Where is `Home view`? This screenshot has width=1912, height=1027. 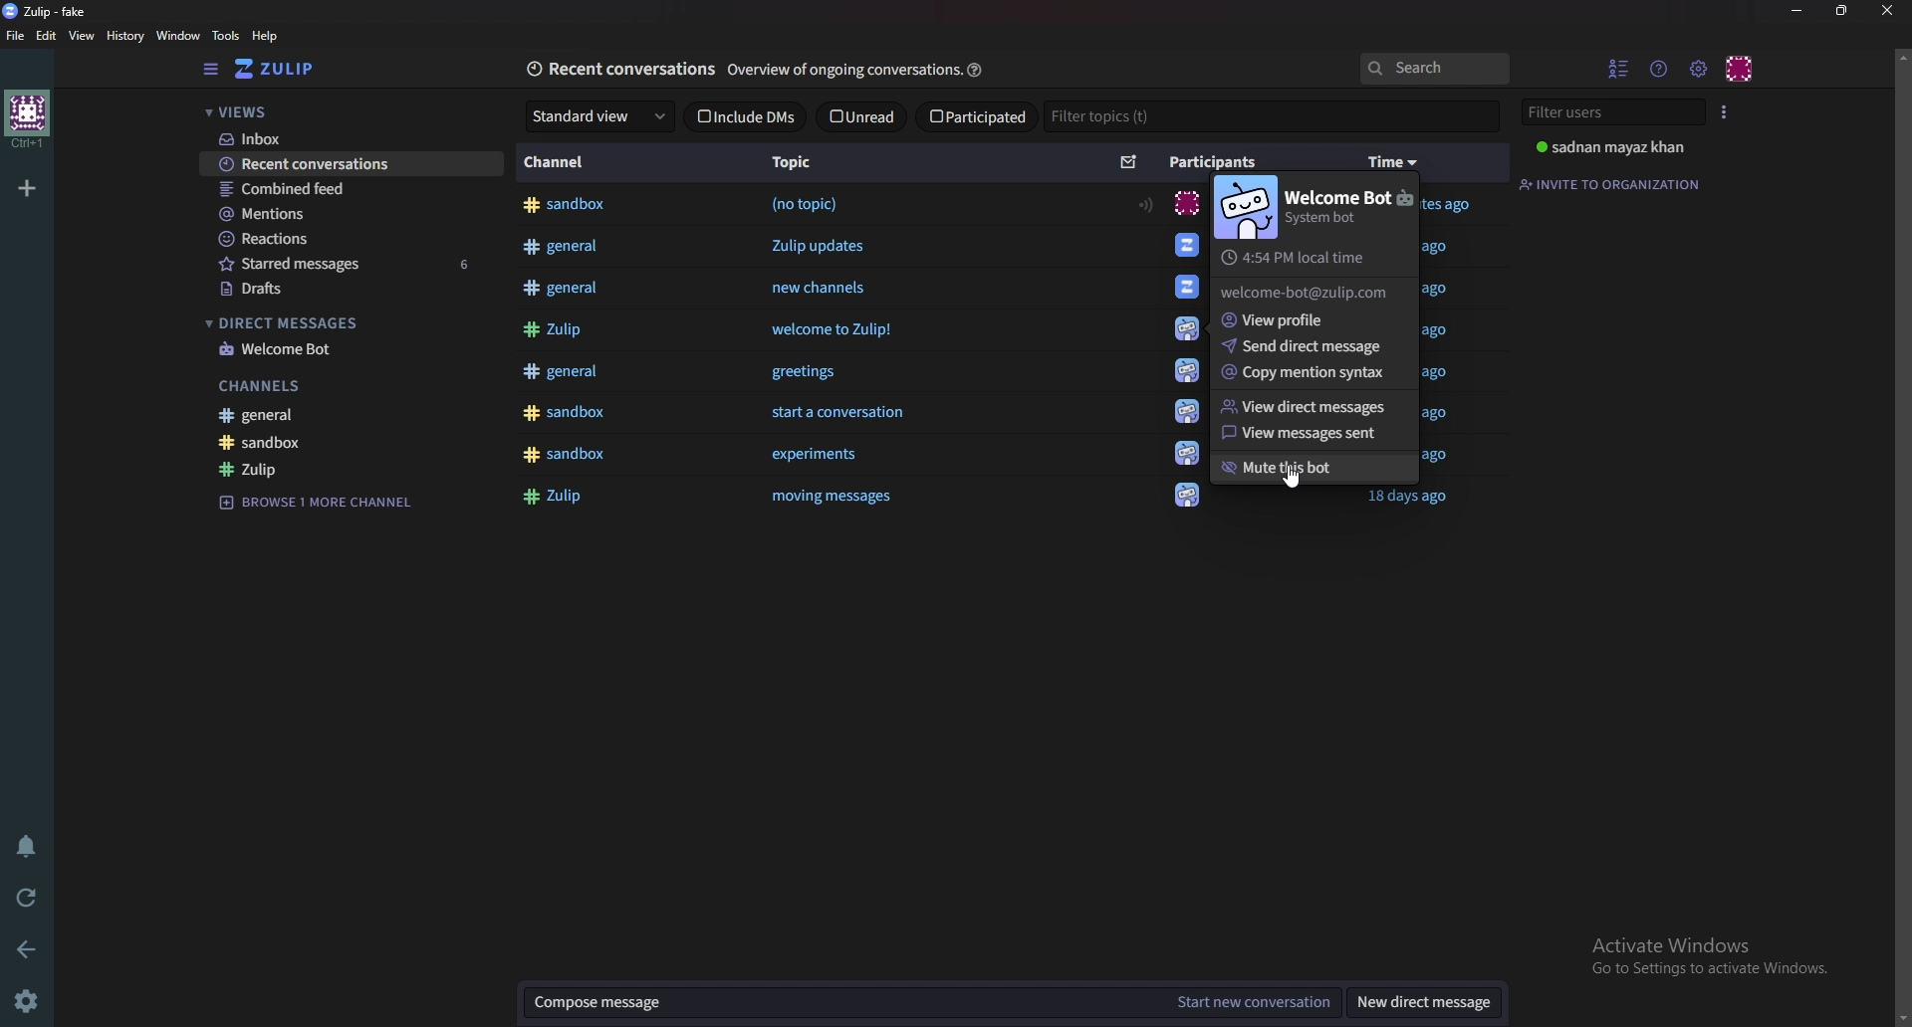 Home view is located at coordinates (288, 70).